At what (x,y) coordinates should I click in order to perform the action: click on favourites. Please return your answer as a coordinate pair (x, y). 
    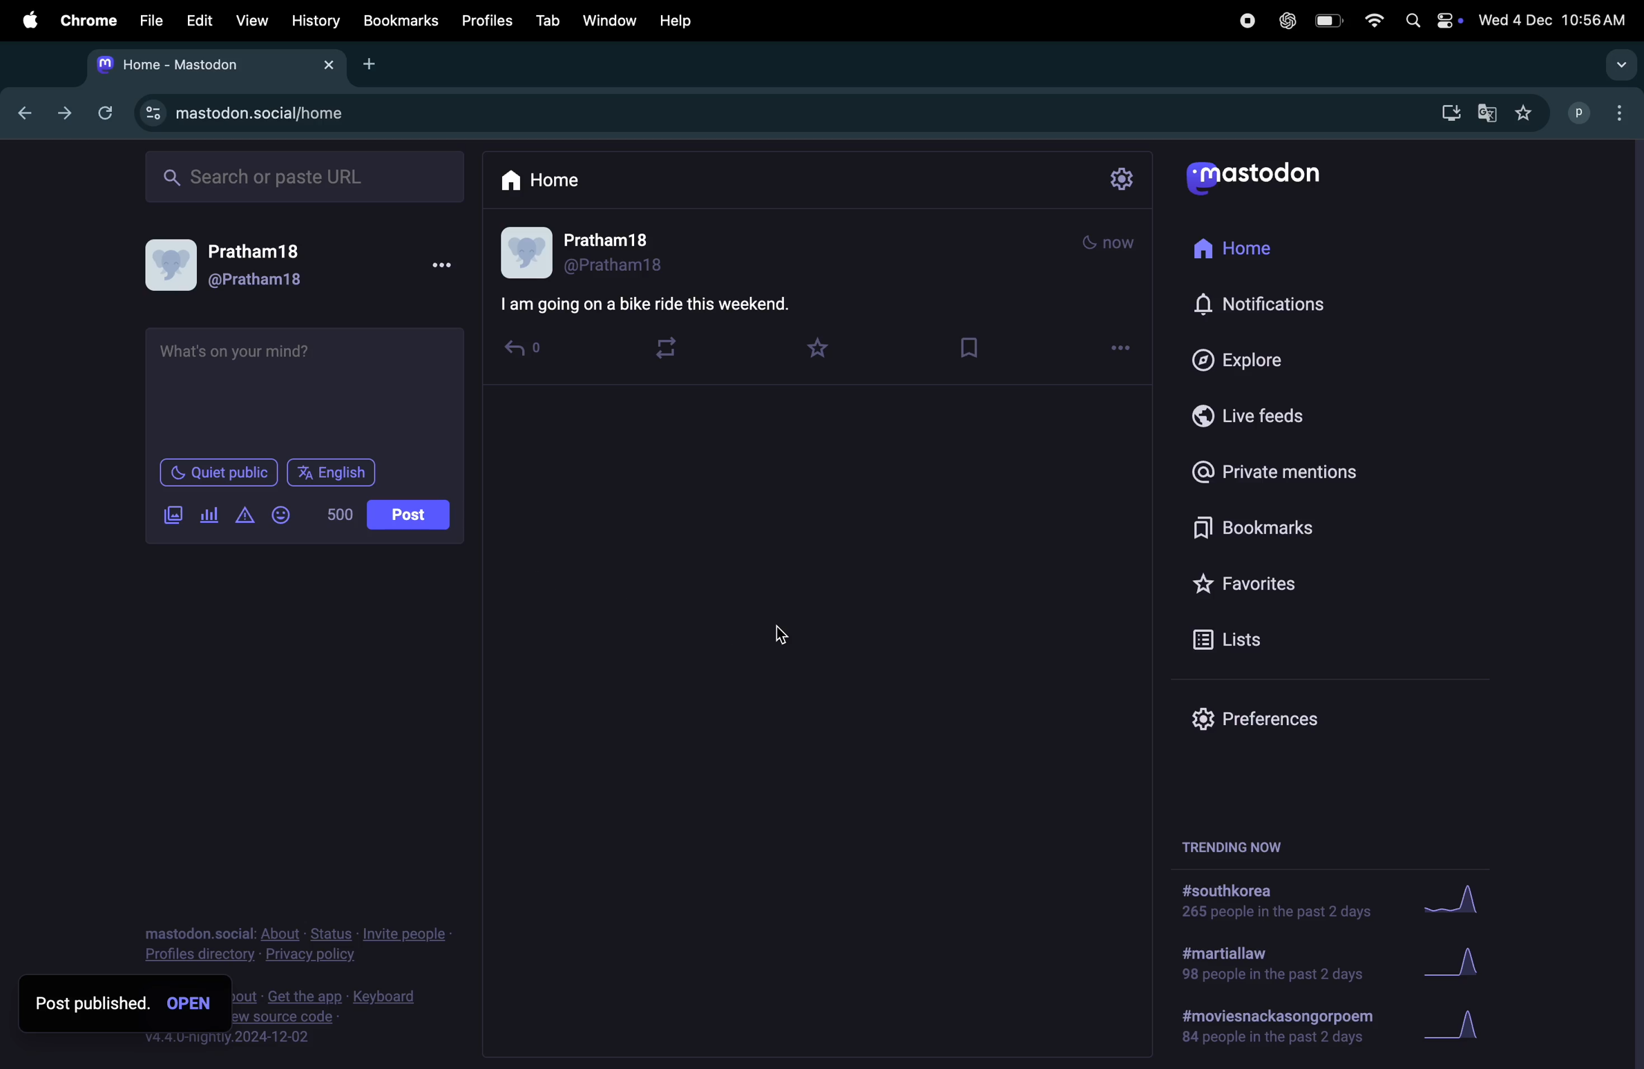
    Looking at the image, I should click on (1525, 111).